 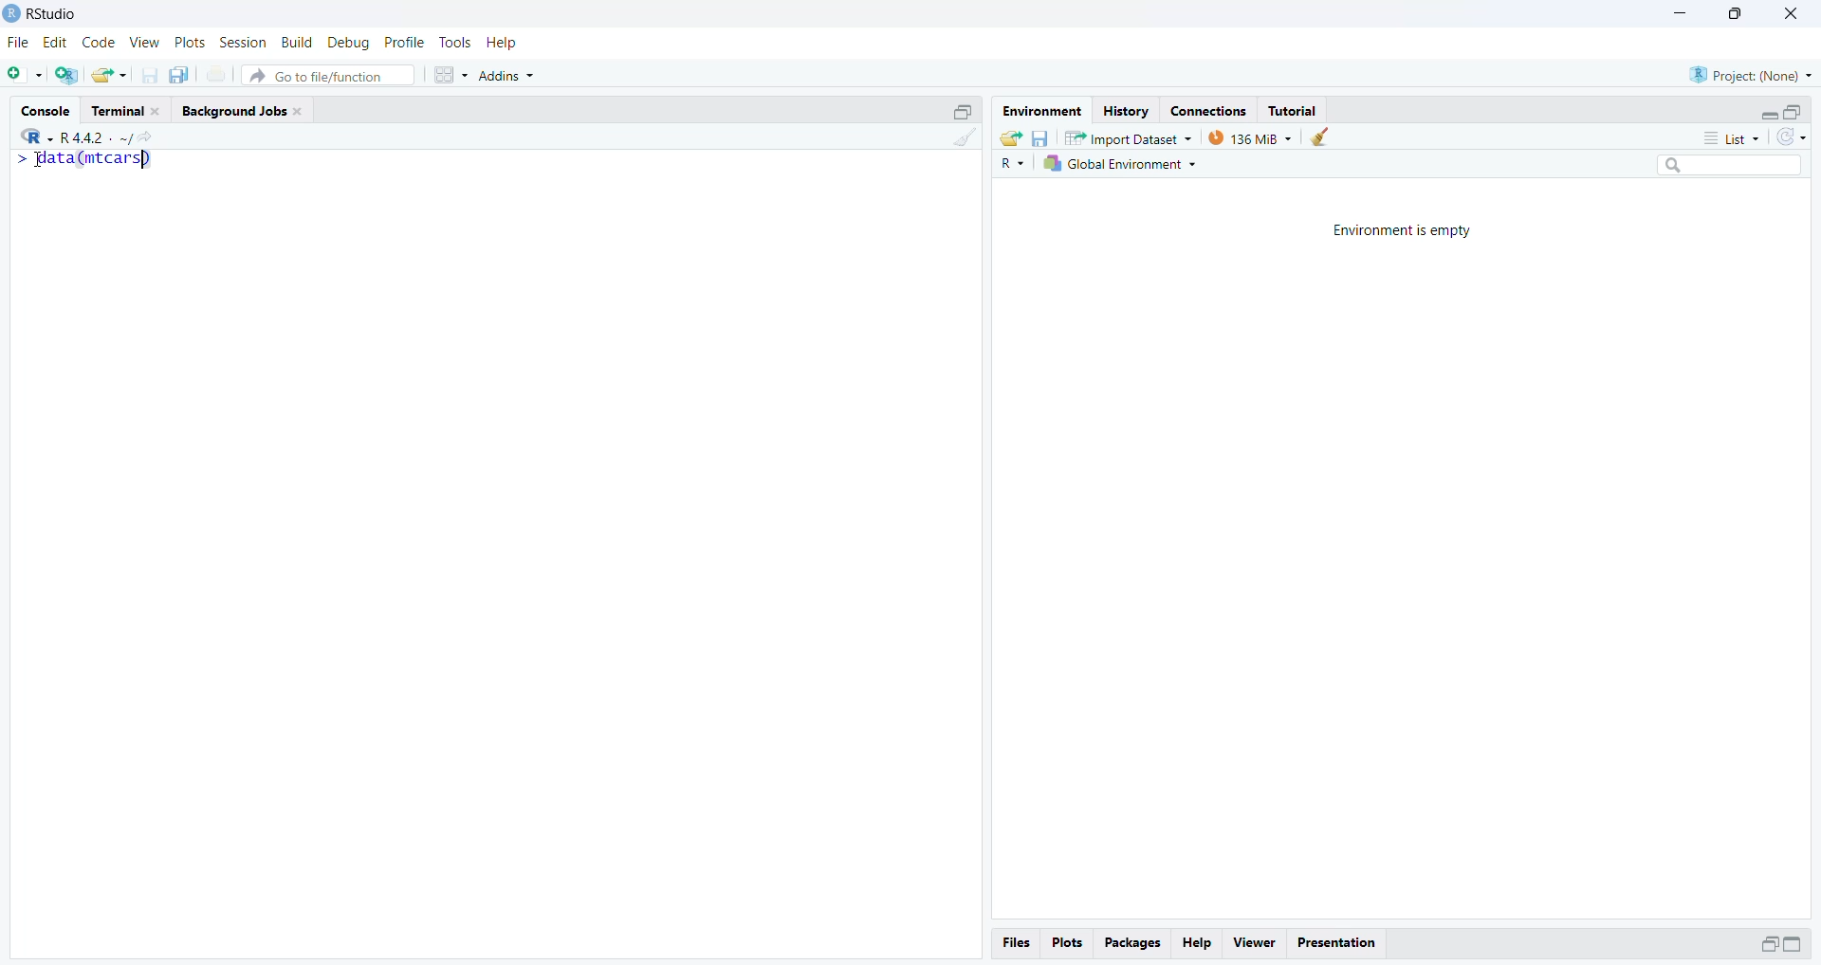 What do you see at coordinates (97, 160) in the screenshot?
I see `- data(mtcars)` at bounding box center [97, 160].